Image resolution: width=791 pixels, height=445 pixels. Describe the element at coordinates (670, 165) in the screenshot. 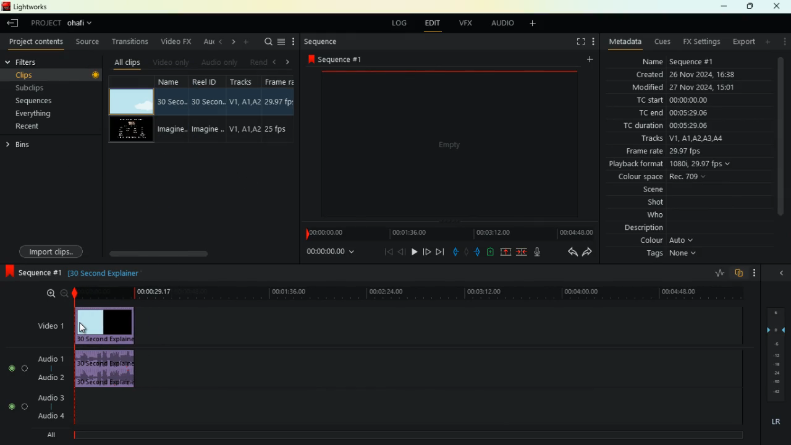

I see `playback format 1080i, 29.97 fps` at that location.